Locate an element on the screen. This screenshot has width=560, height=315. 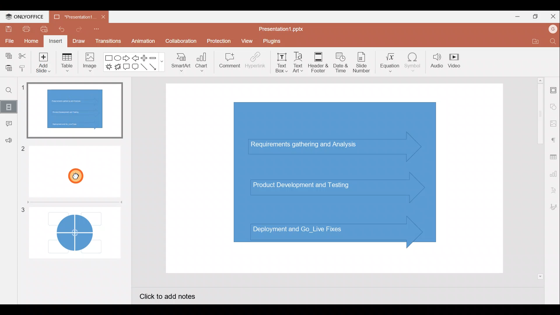
Image settings is located at coordinates (553, 123).